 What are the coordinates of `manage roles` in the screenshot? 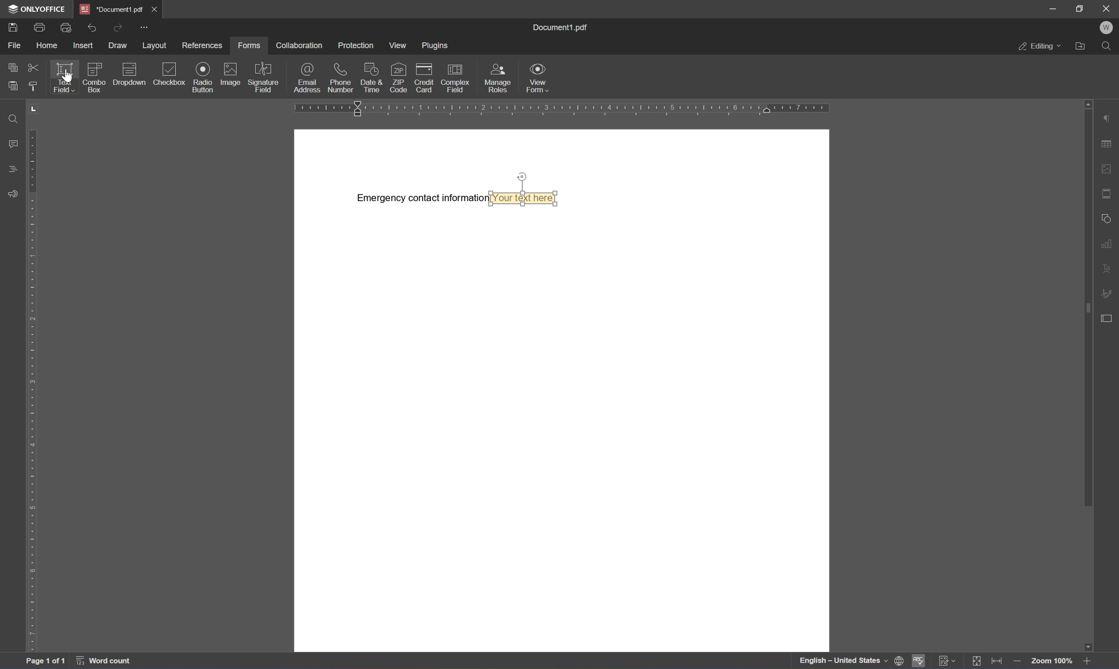 It's located at (499, 78).